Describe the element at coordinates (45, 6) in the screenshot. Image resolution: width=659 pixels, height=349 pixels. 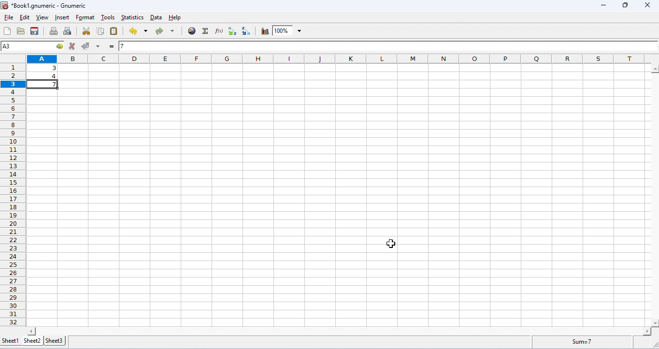
I see `Book1.gnumeric - Gnumeric` at that location.